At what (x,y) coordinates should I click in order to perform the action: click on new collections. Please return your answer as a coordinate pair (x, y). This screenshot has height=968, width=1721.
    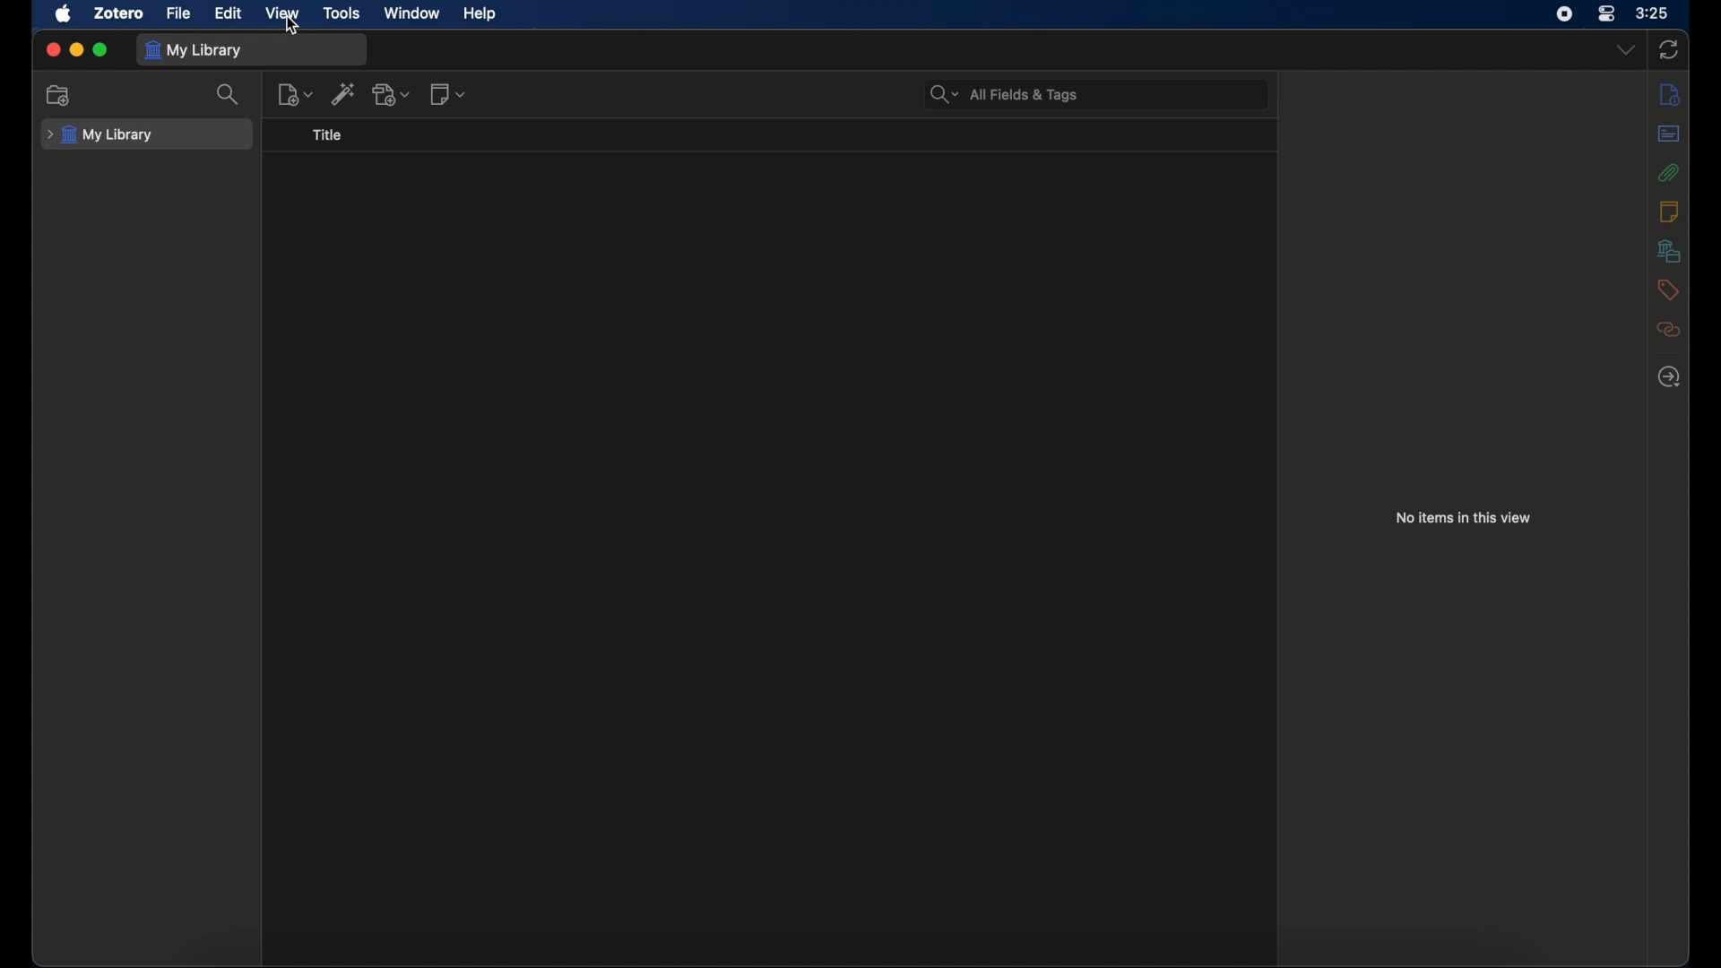
    Looking at the image, I should click on (58, 95).